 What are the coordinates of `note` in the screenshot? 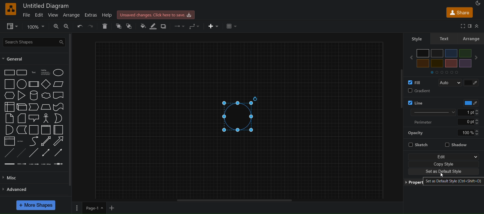 It's located at (9, 118).